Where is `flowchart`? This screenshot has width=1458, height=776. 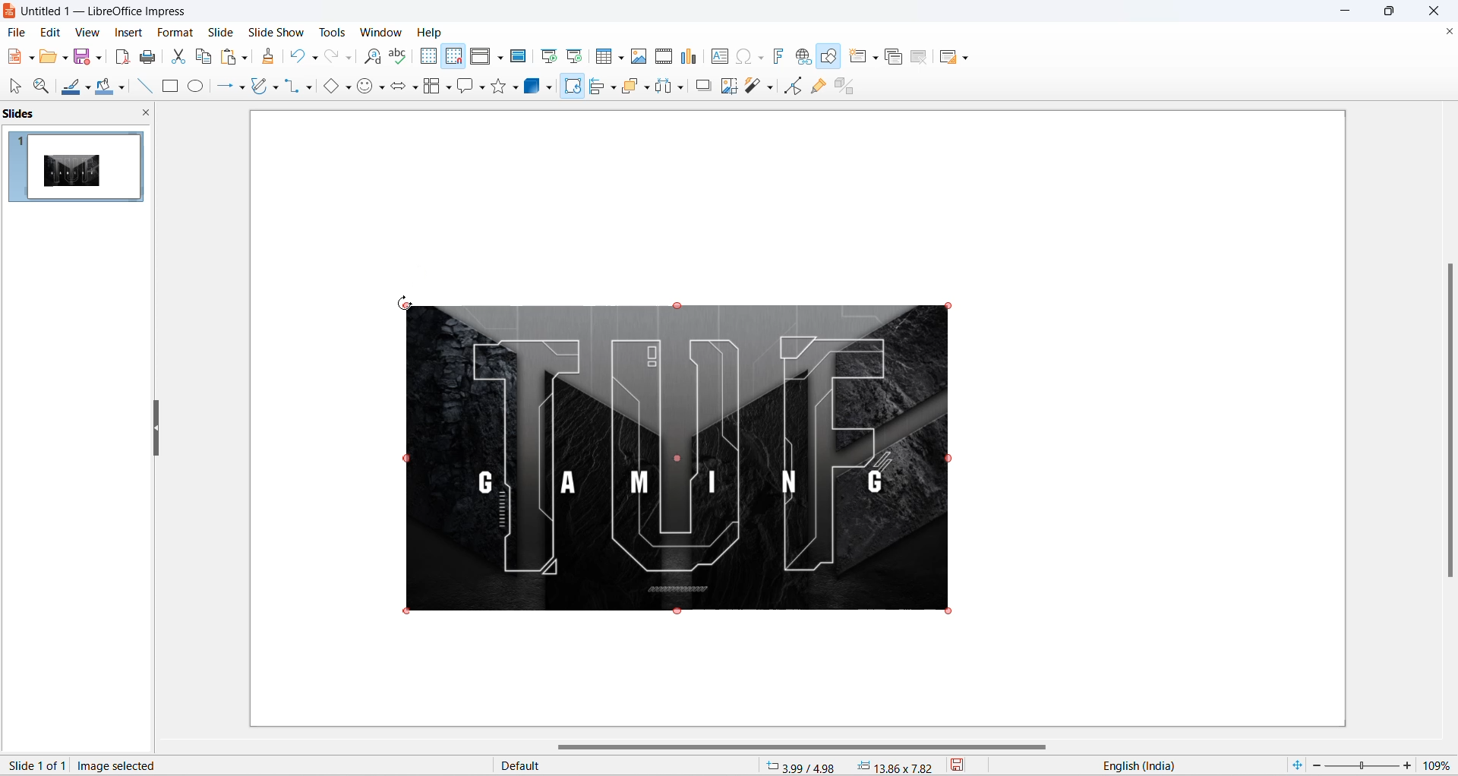 flowchart is located at coordinates (432, 87).